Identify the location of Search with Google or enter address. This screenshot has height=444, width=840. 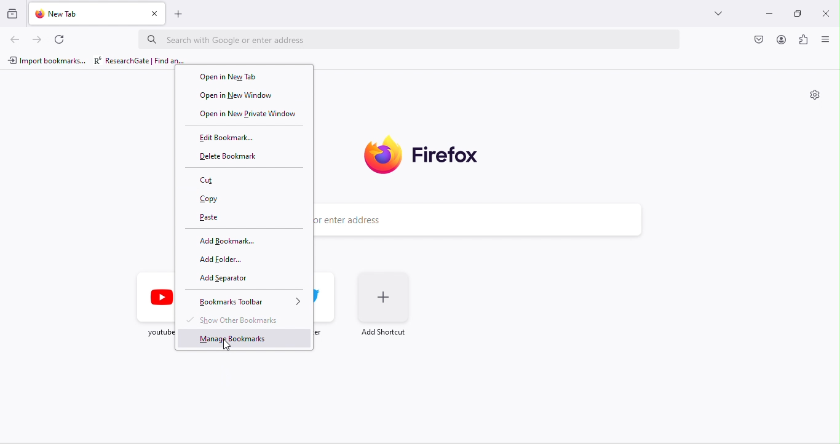
(411, 39).